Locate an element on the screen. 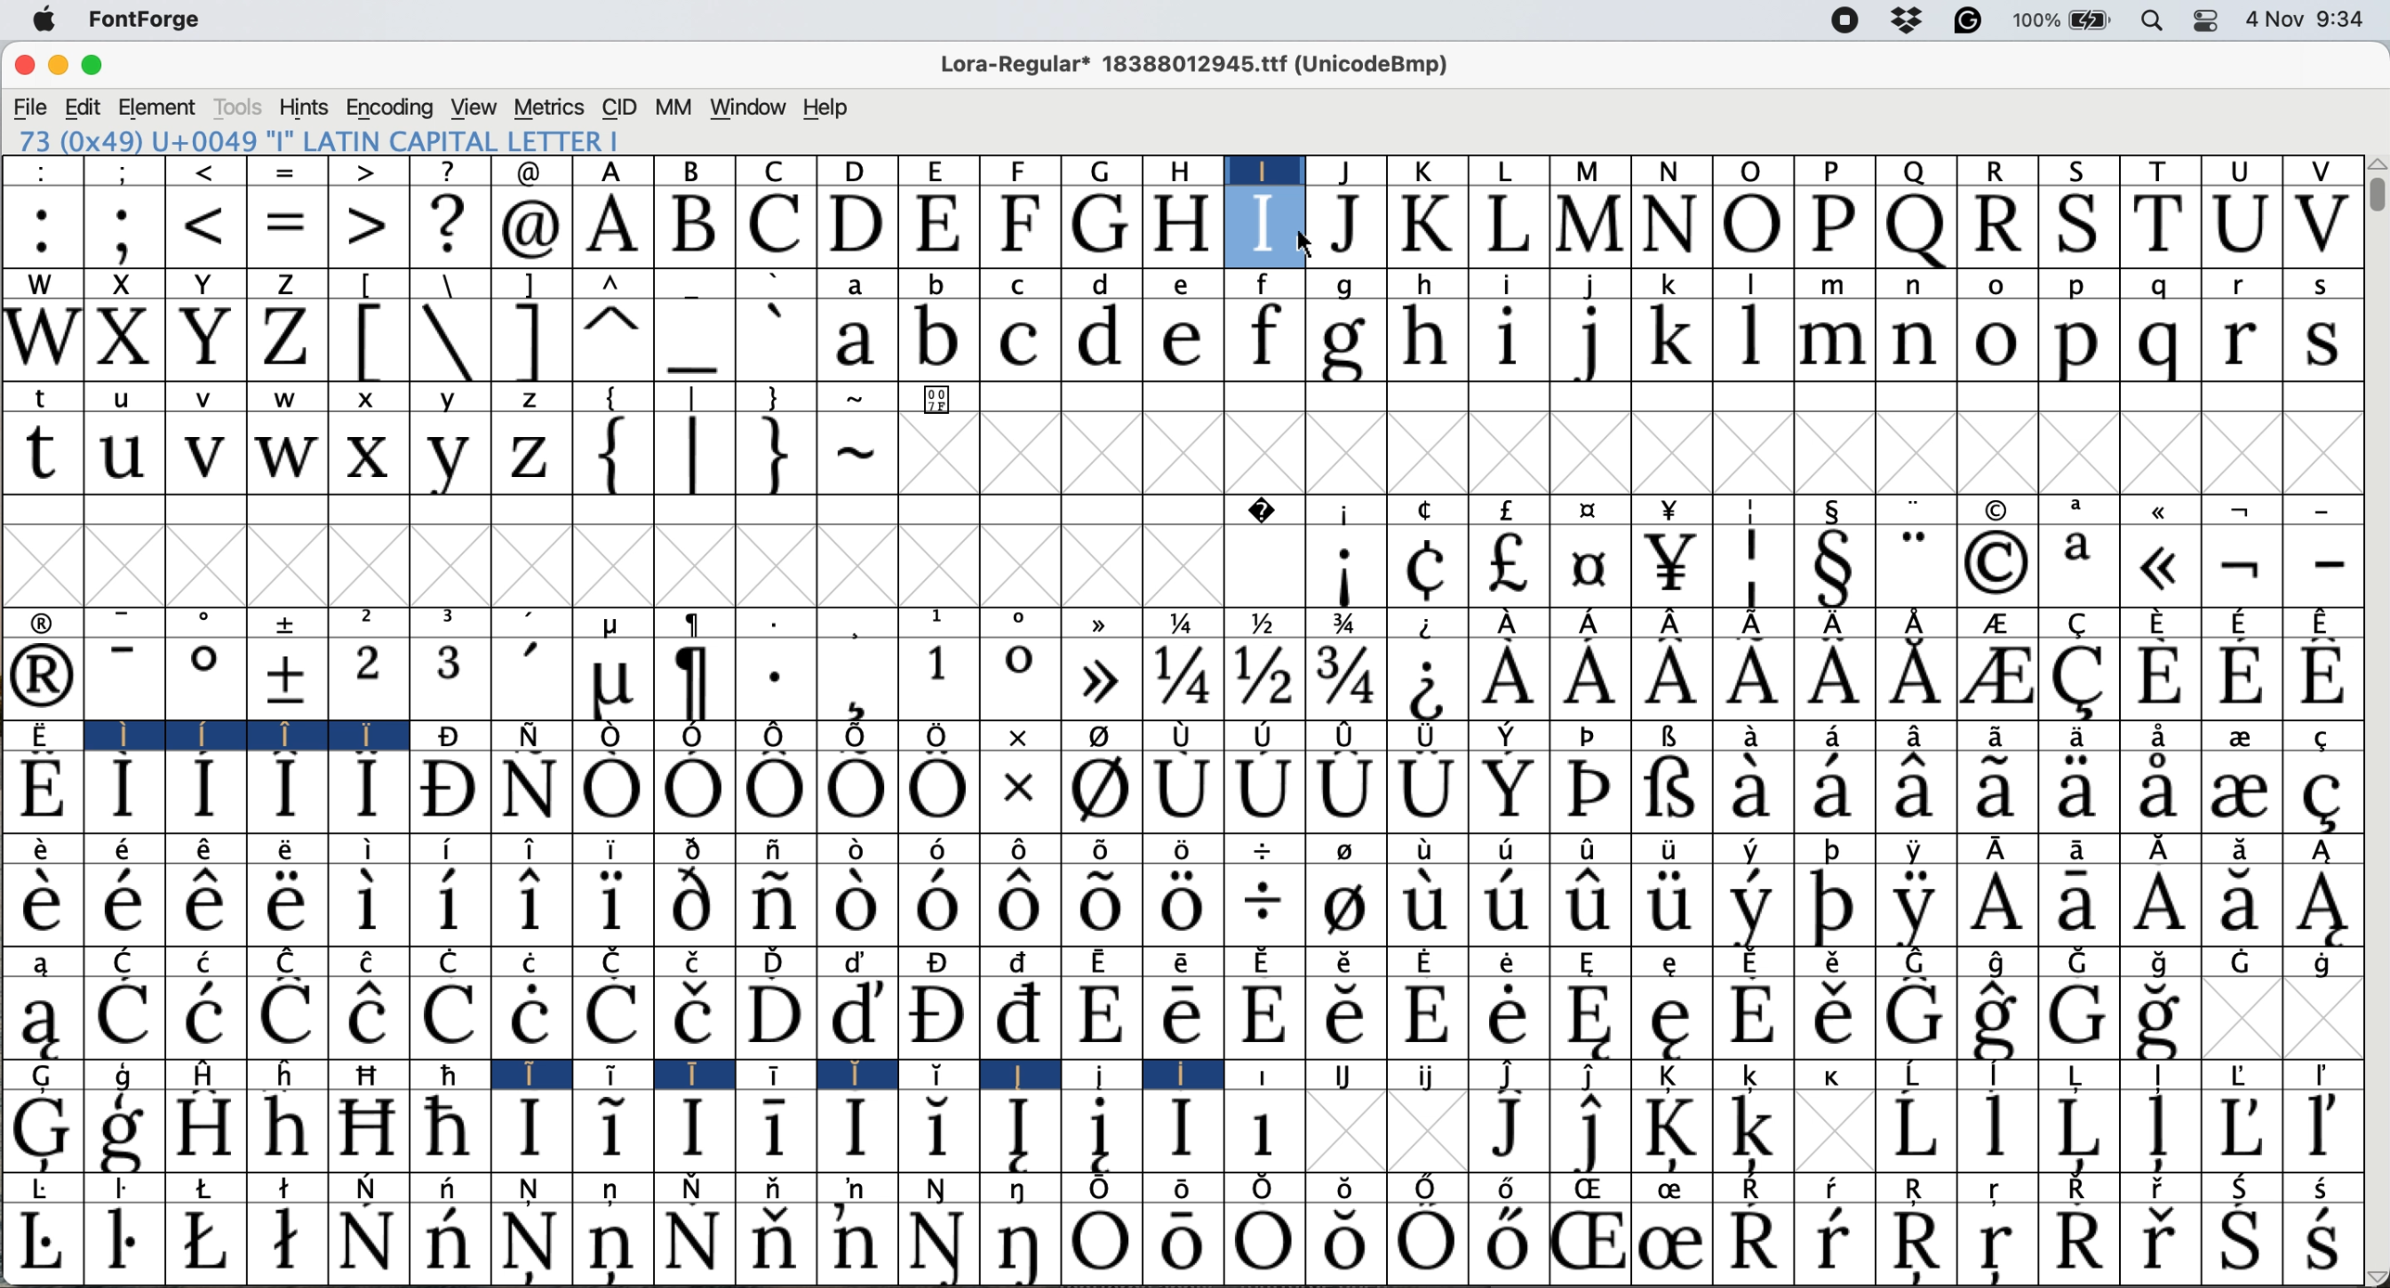  Symbol is located at coordinates (368, 906).